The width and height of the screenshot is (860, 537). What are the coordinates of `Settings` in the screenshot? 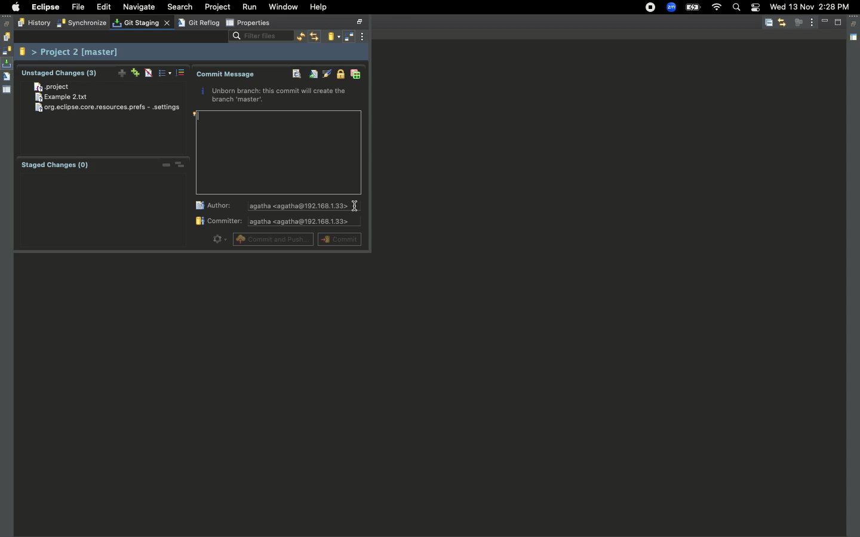 It's located at (218, 239).